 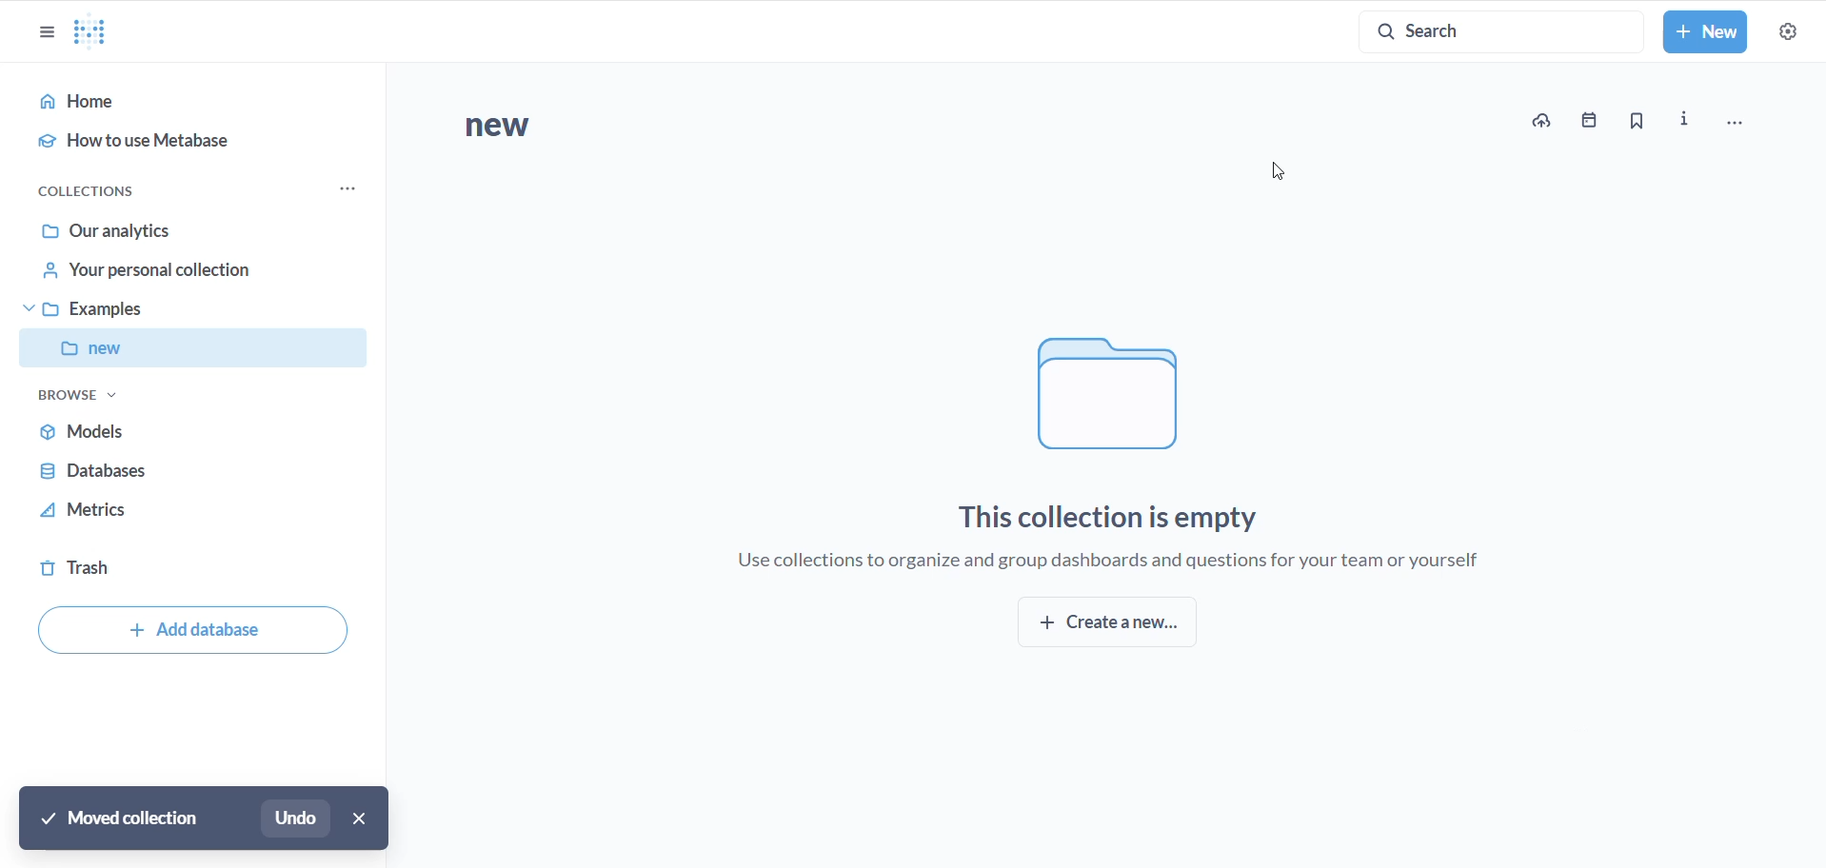 What do you see at coordinates (181, 146) in the screenshot?
I see `how to use metabase` at bounding box center [181, 146].